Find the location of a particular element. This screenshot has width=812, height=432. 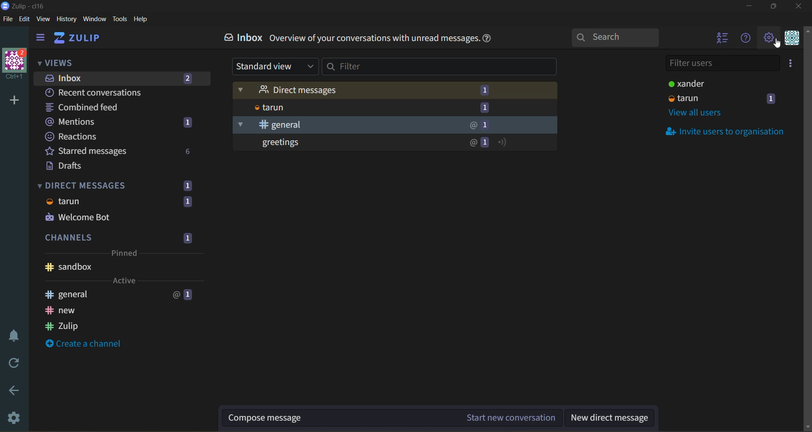

new is located at coordinates (71, 311).